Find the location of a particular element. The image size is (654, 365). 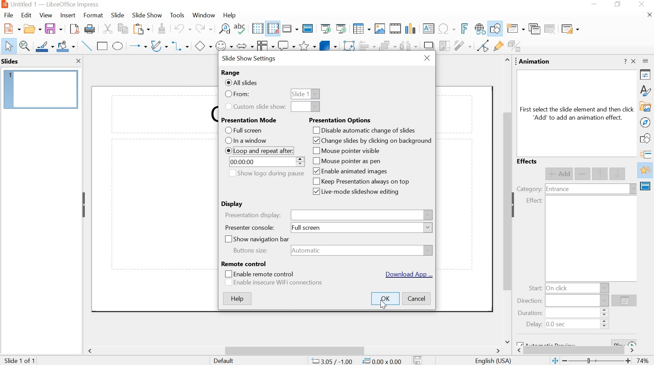

full screen is located at coordinates (308, 229).